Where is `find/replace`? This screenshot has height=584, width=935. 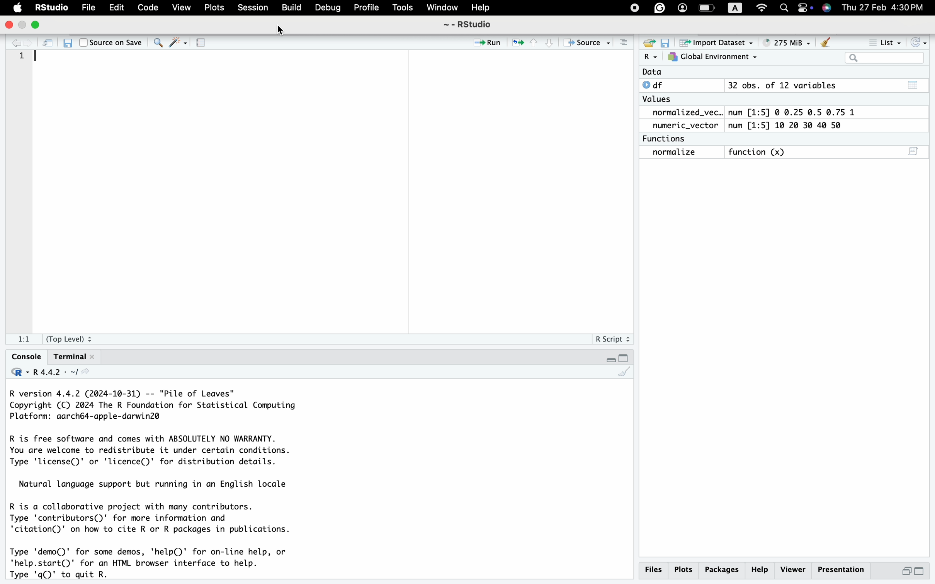 find/replace is located at coordinates (157, 45).